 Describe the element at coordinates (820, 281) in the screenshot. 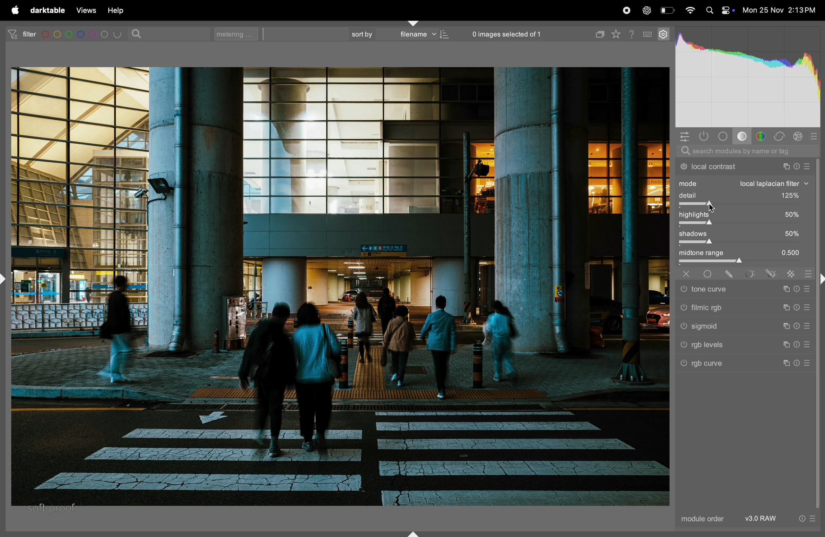

I see `shift+ctrl+r` at that location.